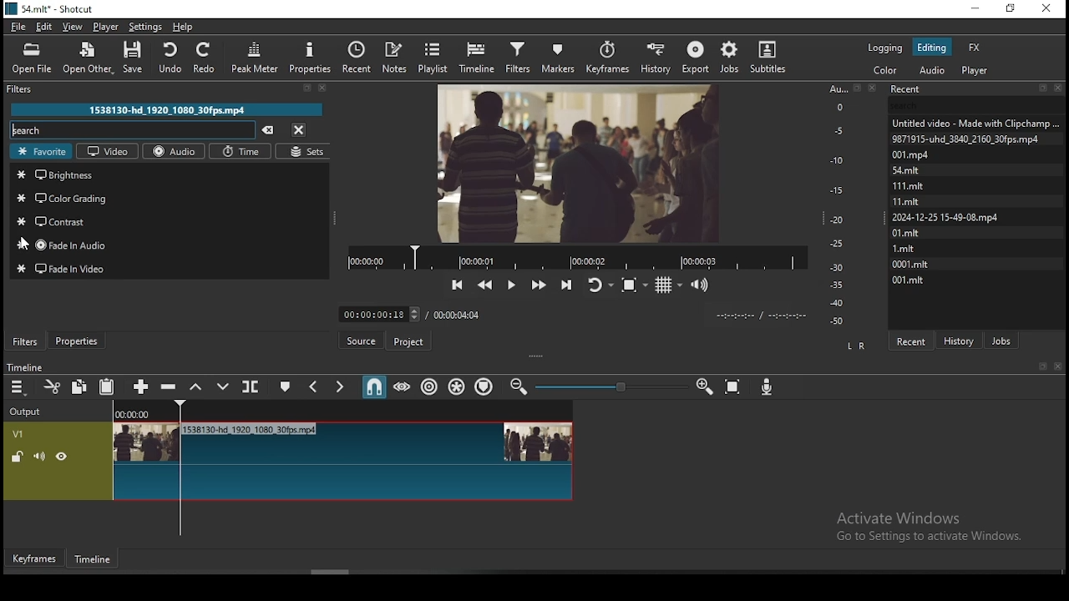 This screenshot has height=601, width=1069. Describe the element at coordinates (453, 284) in the screenshot. I see `skip to the previous point` at that location.